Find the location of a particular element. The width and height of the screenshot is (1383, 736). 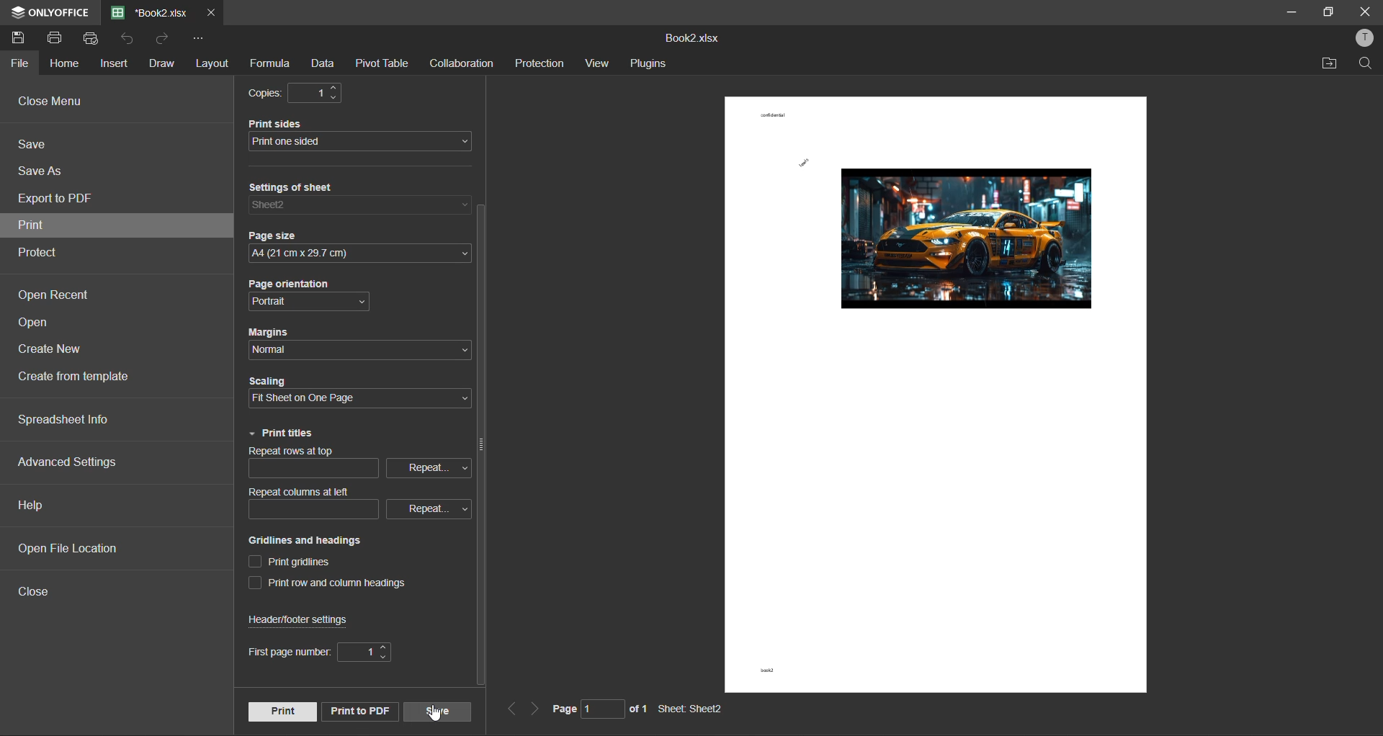

file is located at coordinates (18, 64).